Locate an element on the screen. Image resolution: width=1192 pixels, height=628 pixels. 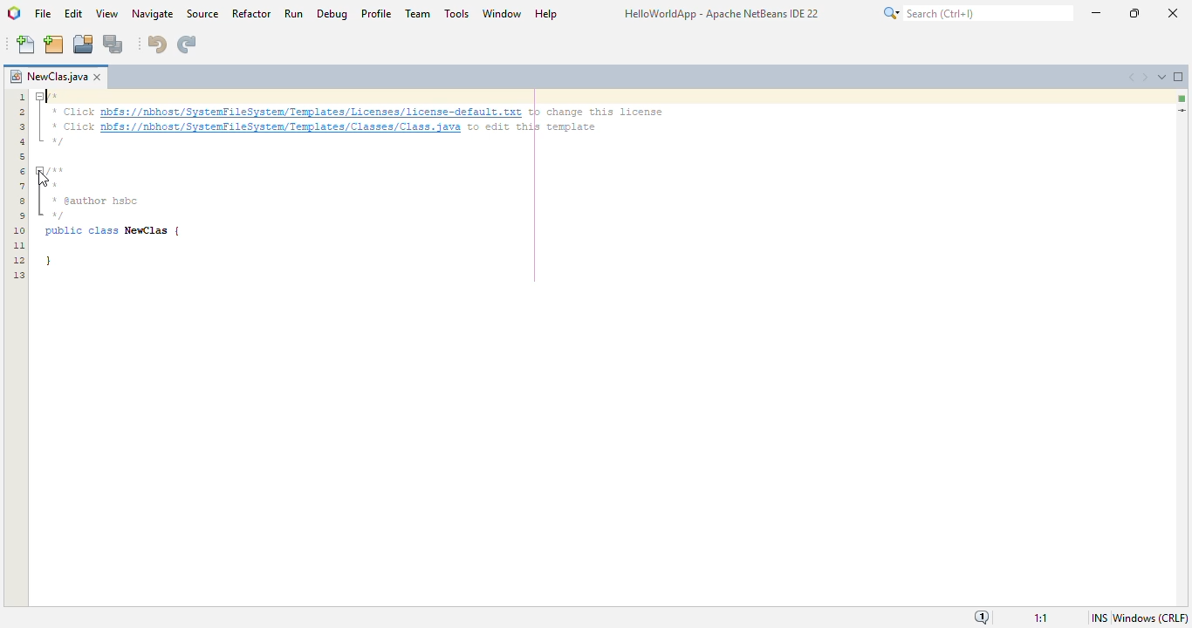
show opened documents list is located at coordinates (1161, 76).